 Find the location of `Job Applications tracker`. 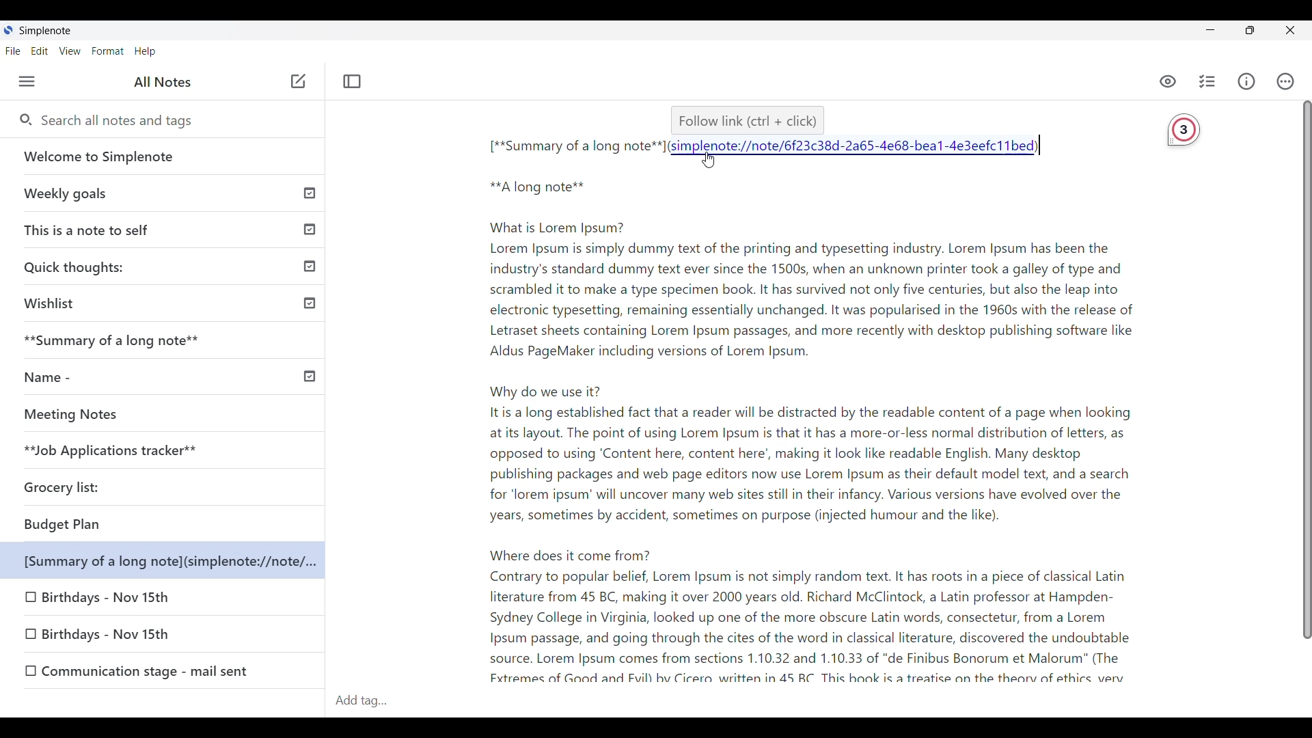

Job Applications tracker is located at coordinates (105, 451).